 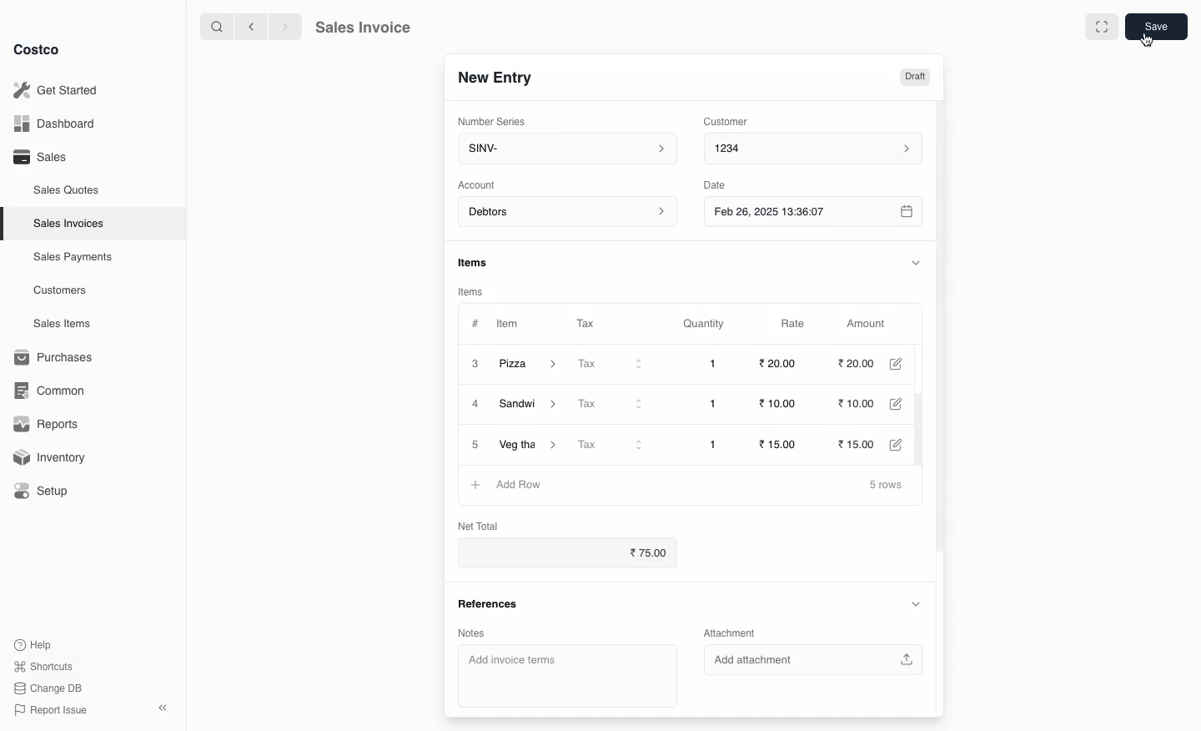 What do you see at coordinates (479, 262) in the screenshot?
I see `Items` at bounding box center [479, 262].